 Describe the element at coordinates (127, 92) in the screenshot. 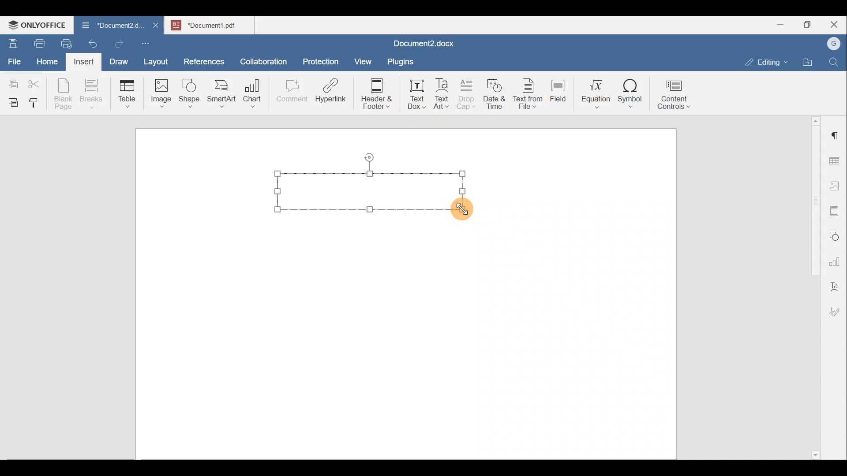

I see `Table` at that location.